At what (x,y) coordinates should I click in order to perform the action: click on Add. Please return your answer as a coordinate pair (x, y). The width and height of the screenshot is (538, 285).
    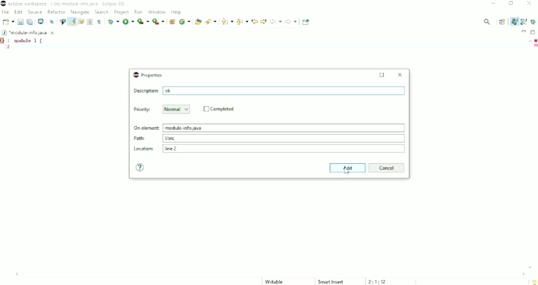
    Looking at the image, I should click on (347, 168).